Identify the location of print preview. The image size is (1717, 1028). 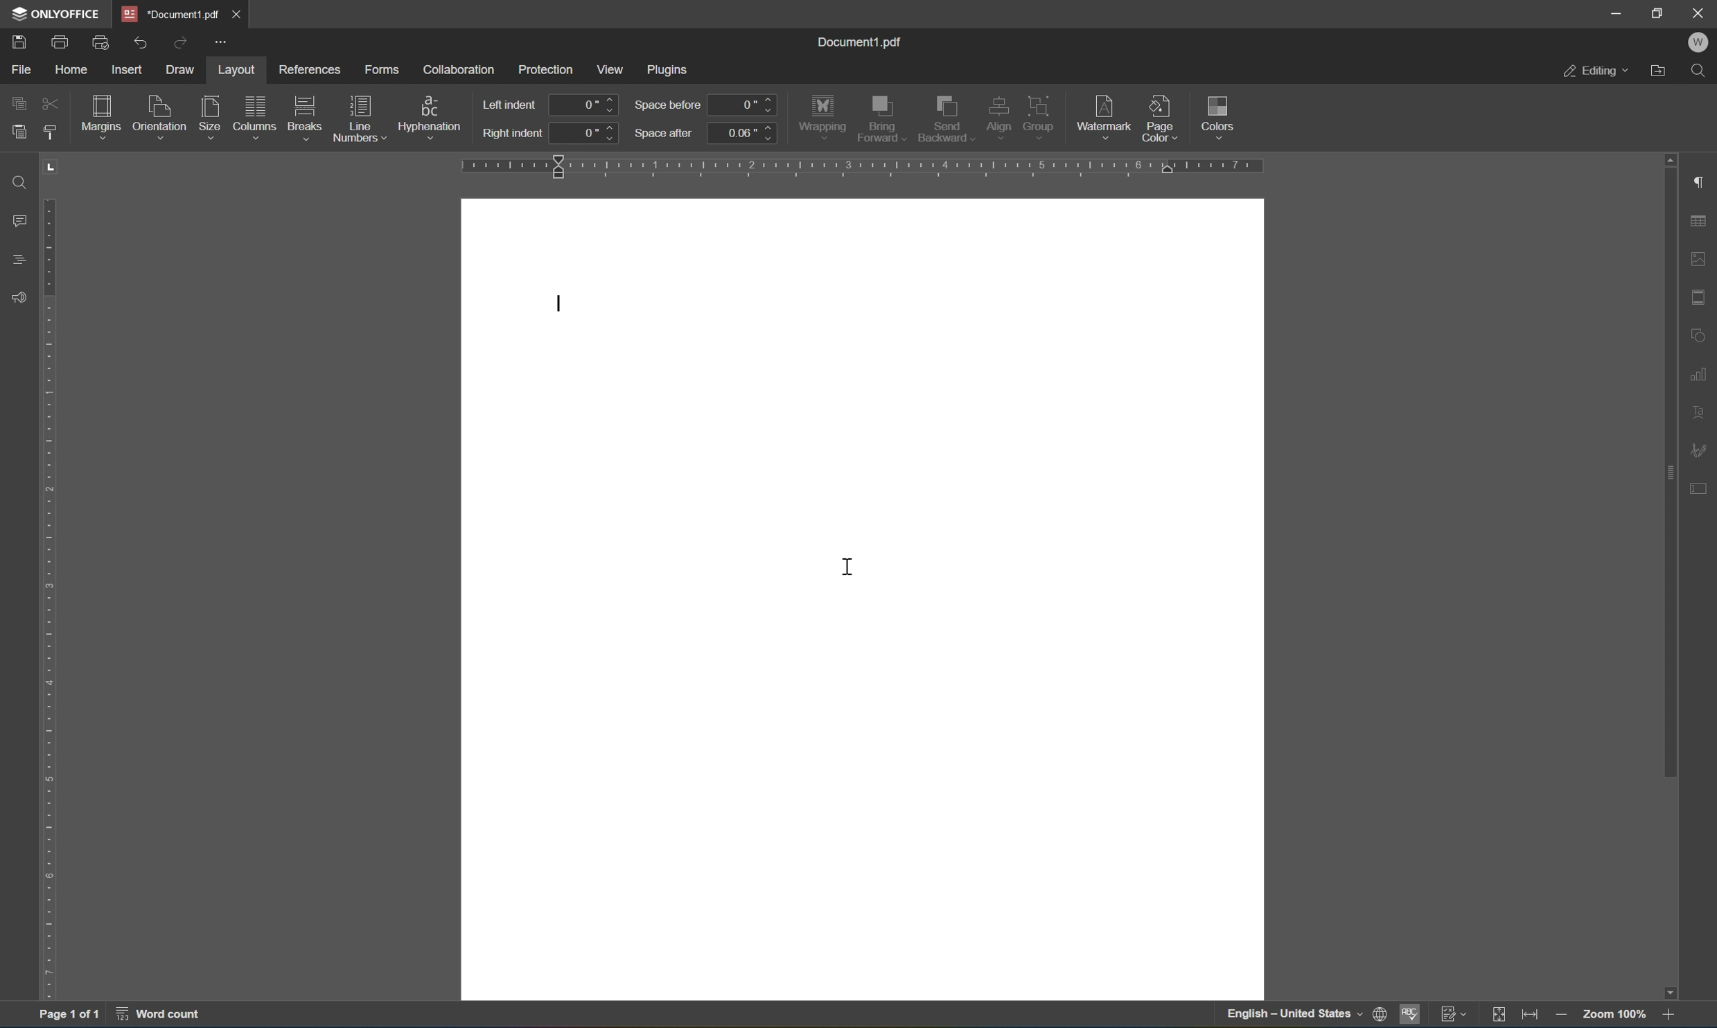
(101, 41).